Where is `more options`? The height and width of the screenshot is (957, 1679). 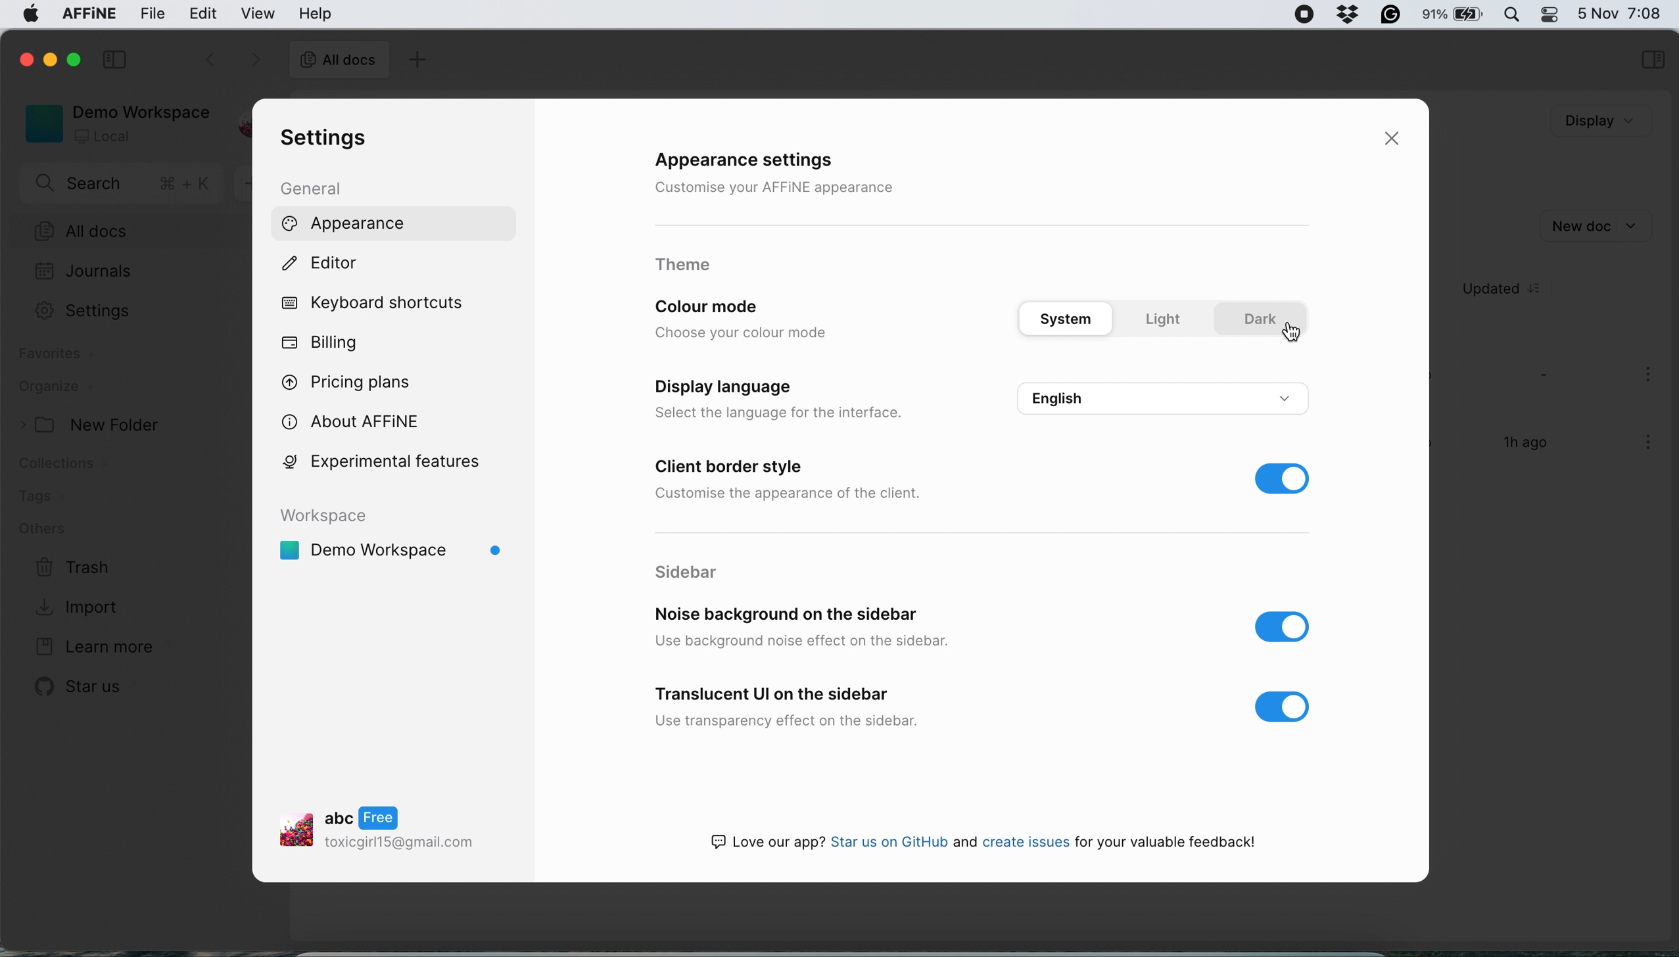 more options is located at coordinates (1649, 378).